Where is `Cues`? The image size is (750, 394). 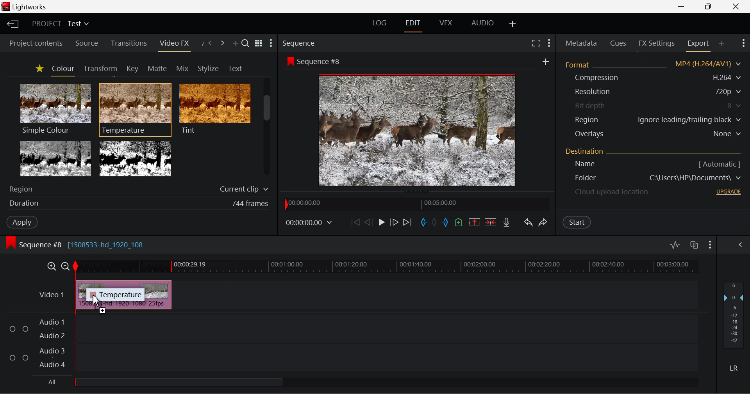 Cues is located at coordinates (619, 43).